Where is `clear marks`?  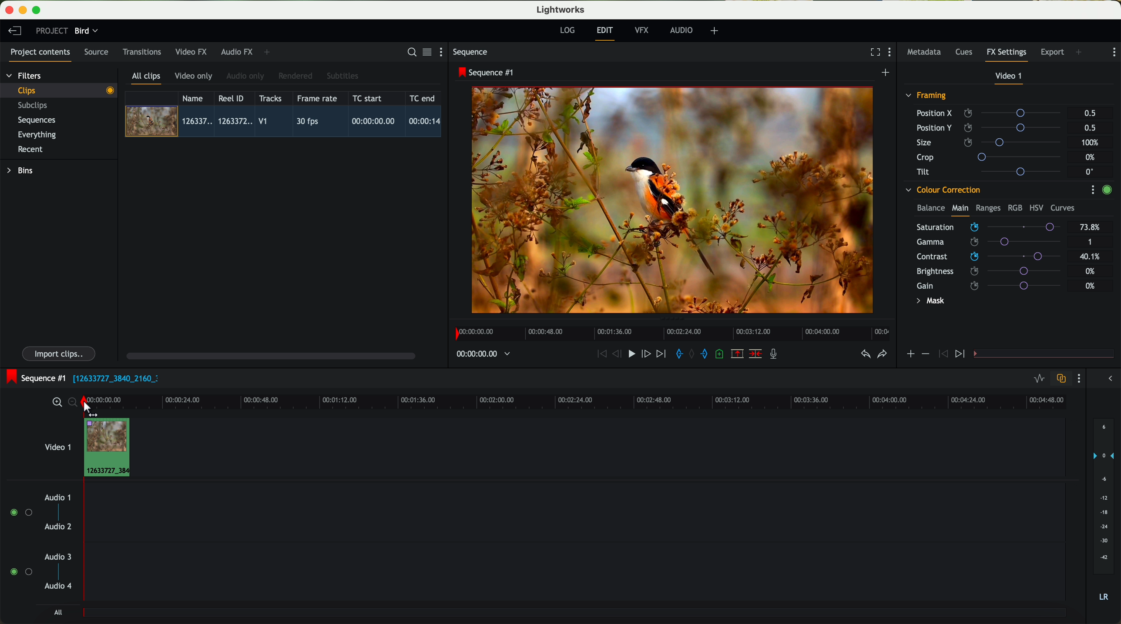 clear marks is located at coordinates (692, 354).